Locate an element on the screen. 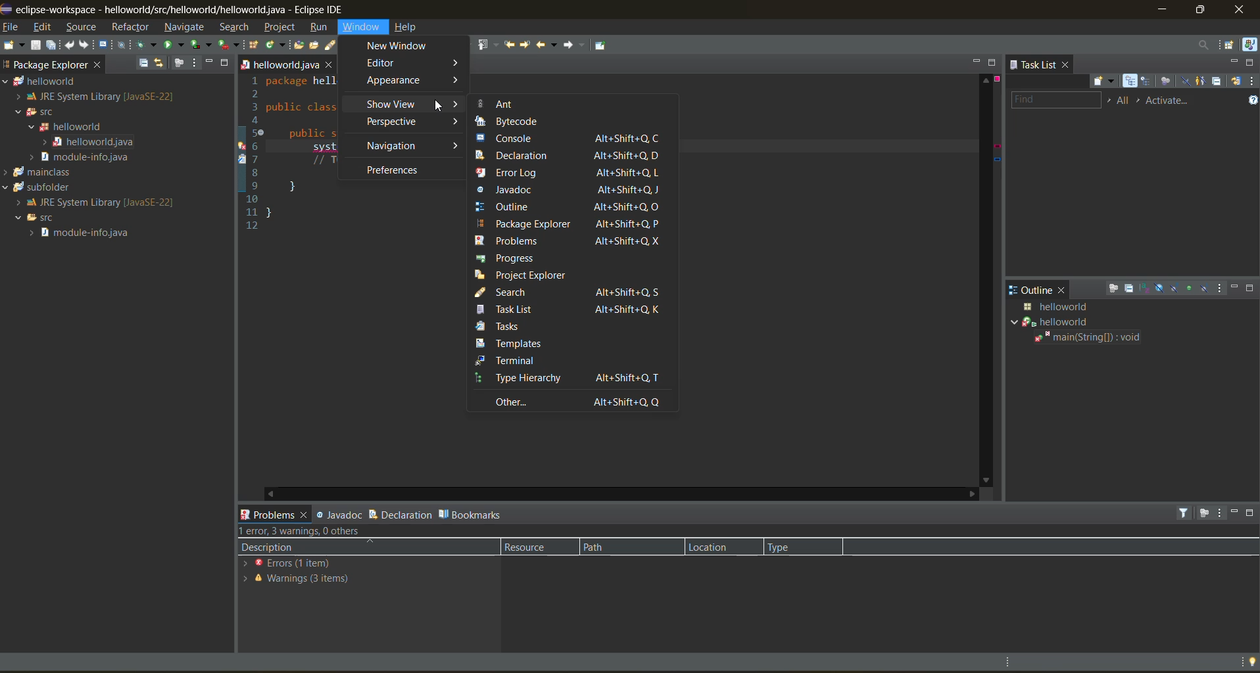 The image size is (1260, 673). helloworld java is located at coordinates (291, 64).